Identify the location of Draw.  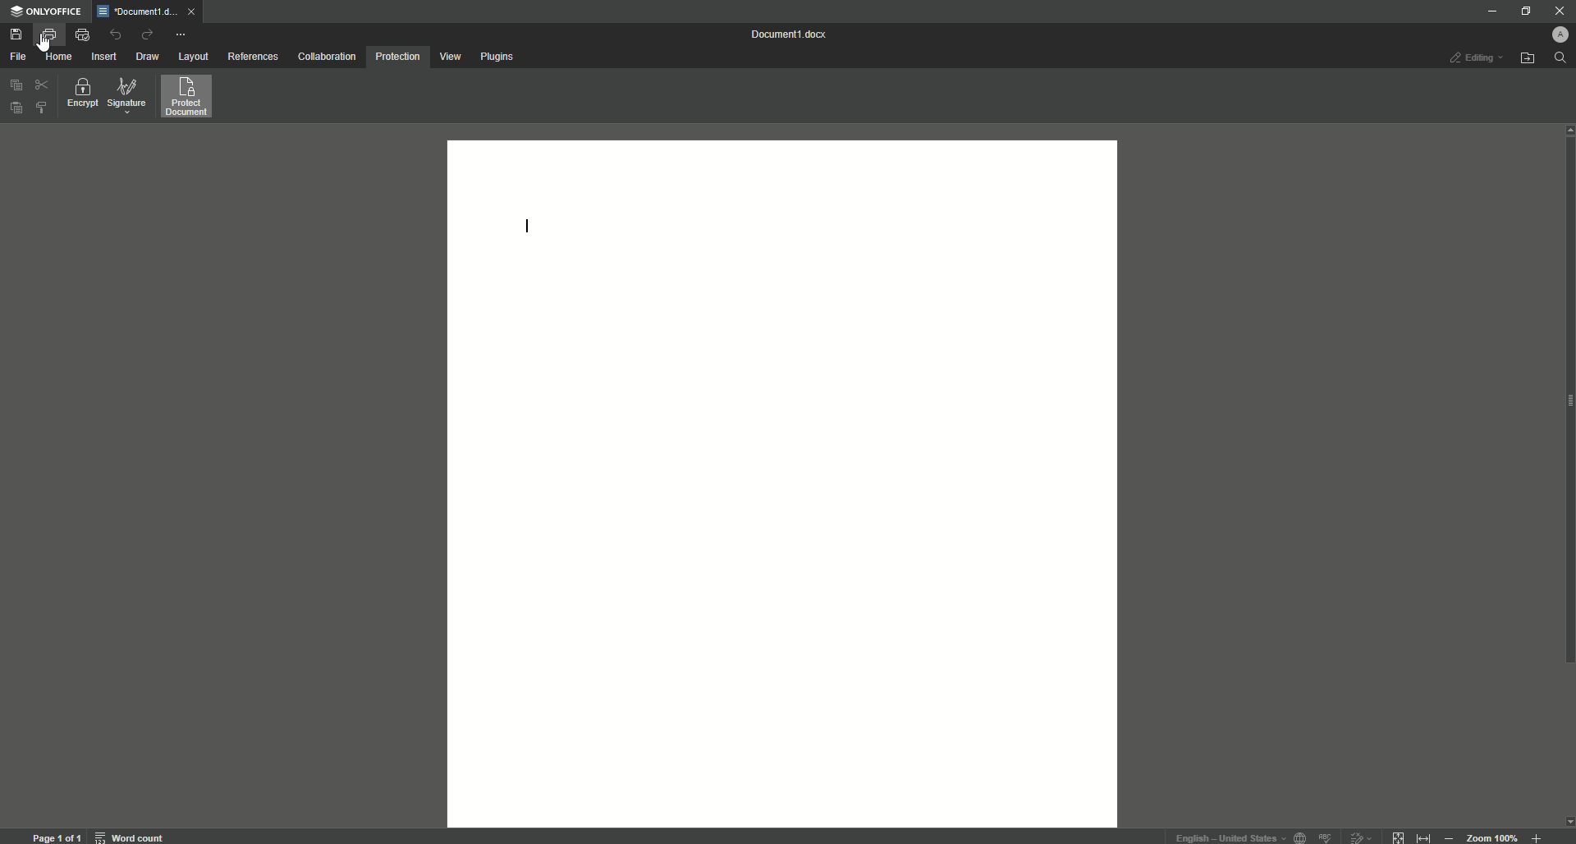
(148, 57).